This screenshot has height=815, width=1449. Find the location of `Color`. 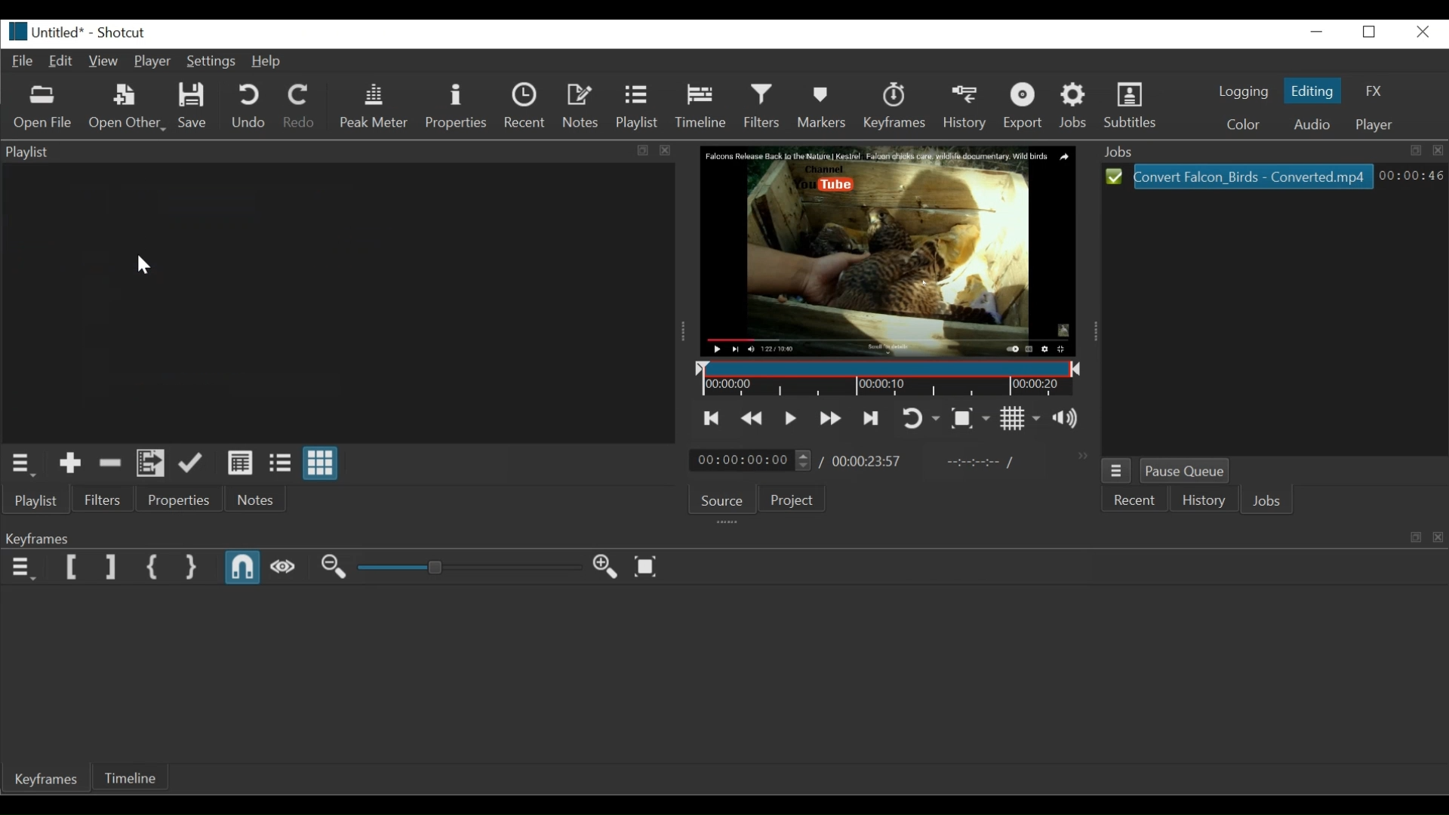

Color is located at coordinates (1238, 125).